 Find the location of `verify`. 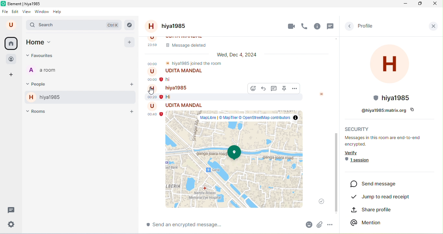

verify is located at coordinates (356, 153).